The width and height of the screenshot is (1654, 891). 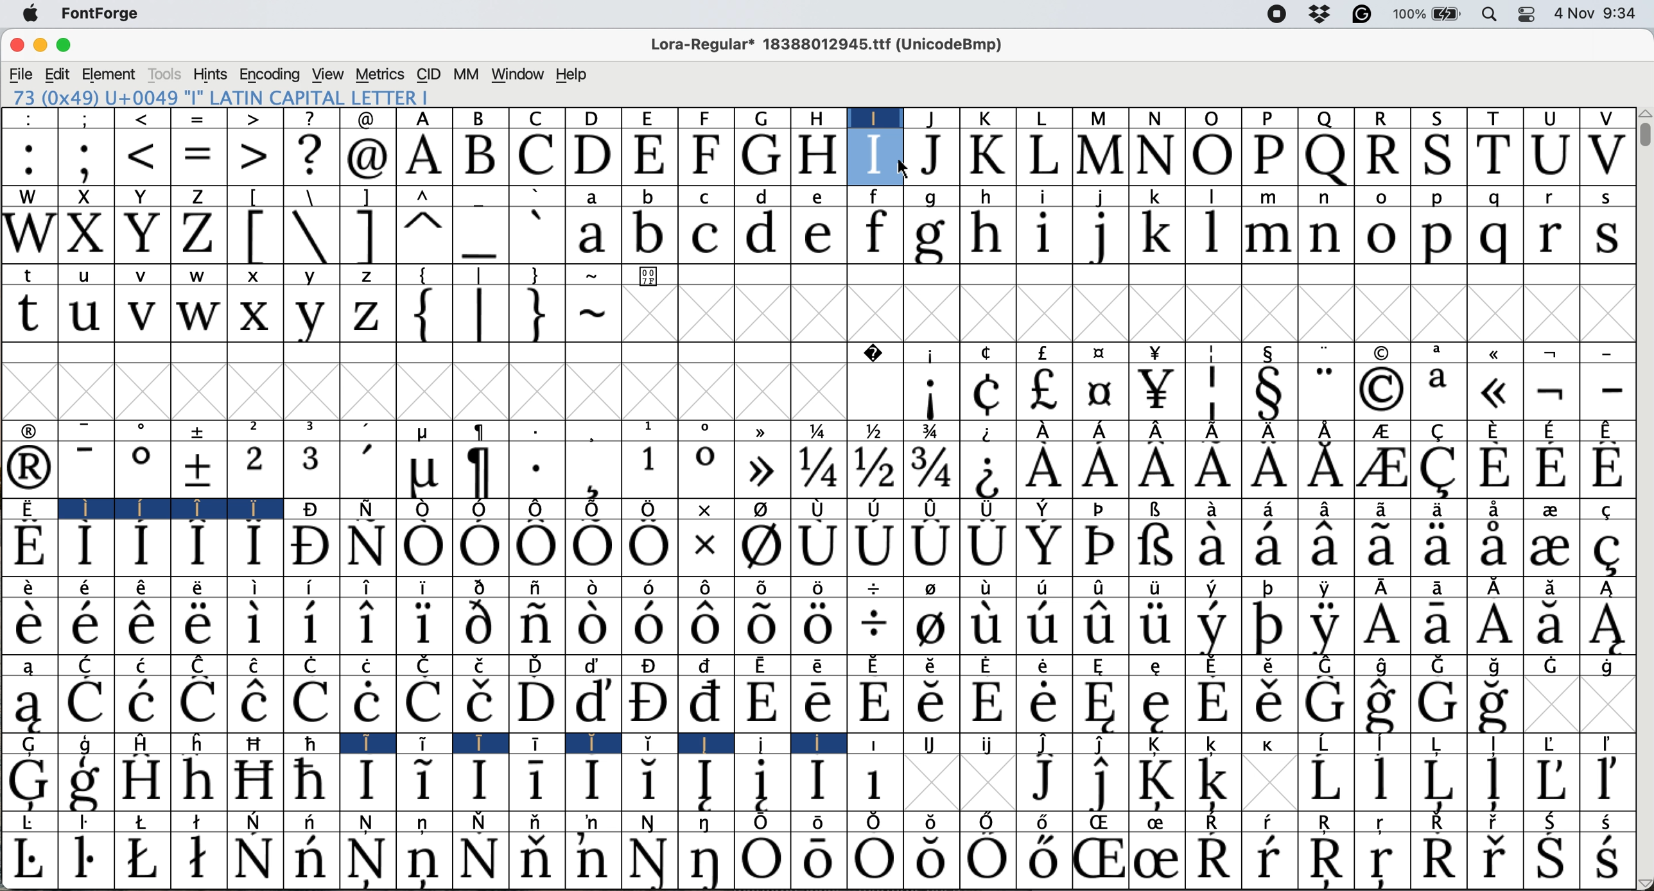 I want to click on Symbol, so click(x=1323, y=780).